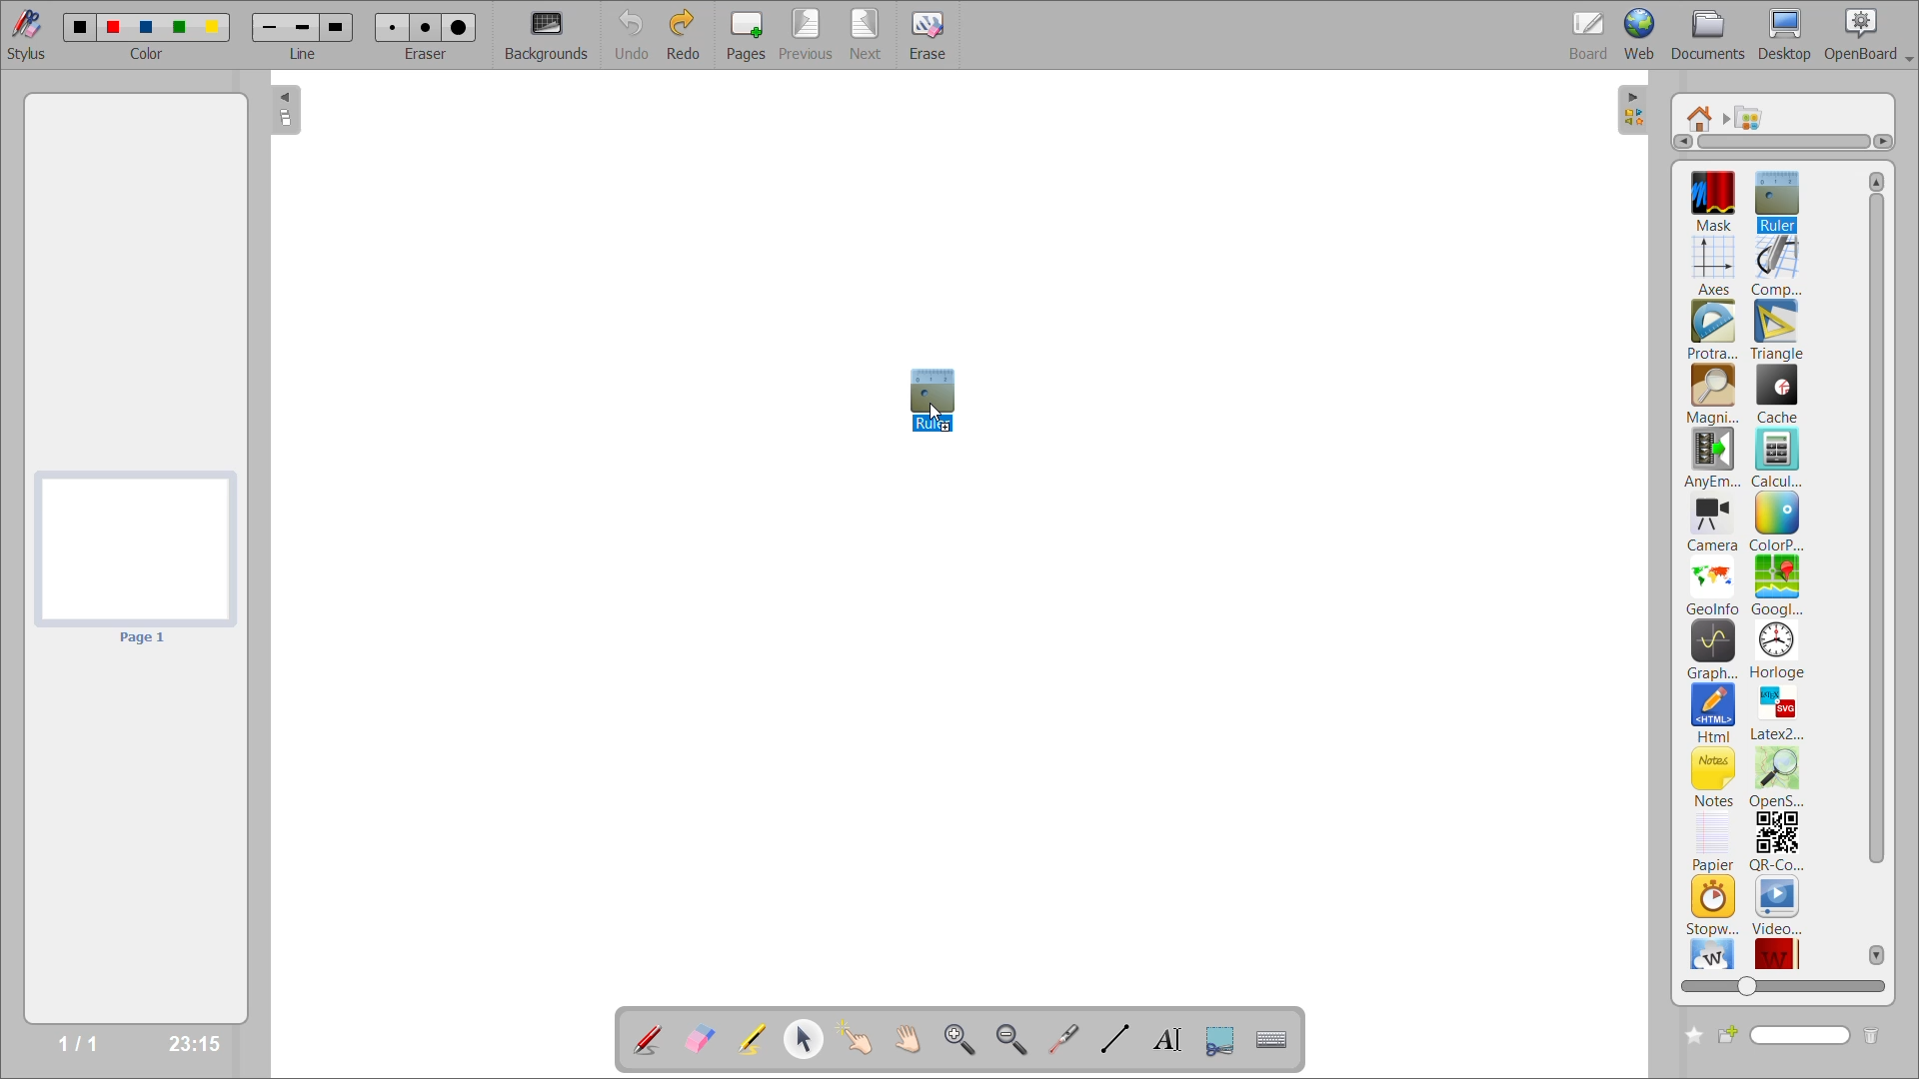 The height and width of the screenshot is (1079, 1919). Describe the element at coordinates (1779, 457) in the screenshot. I see `calculator` at that location.